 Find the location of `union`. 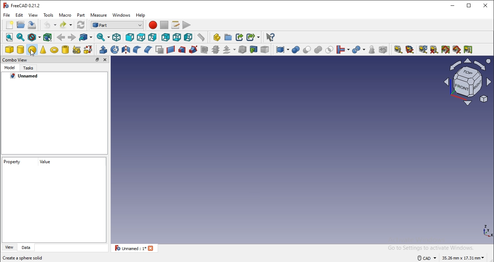

union is located at coordinates (319, 50).